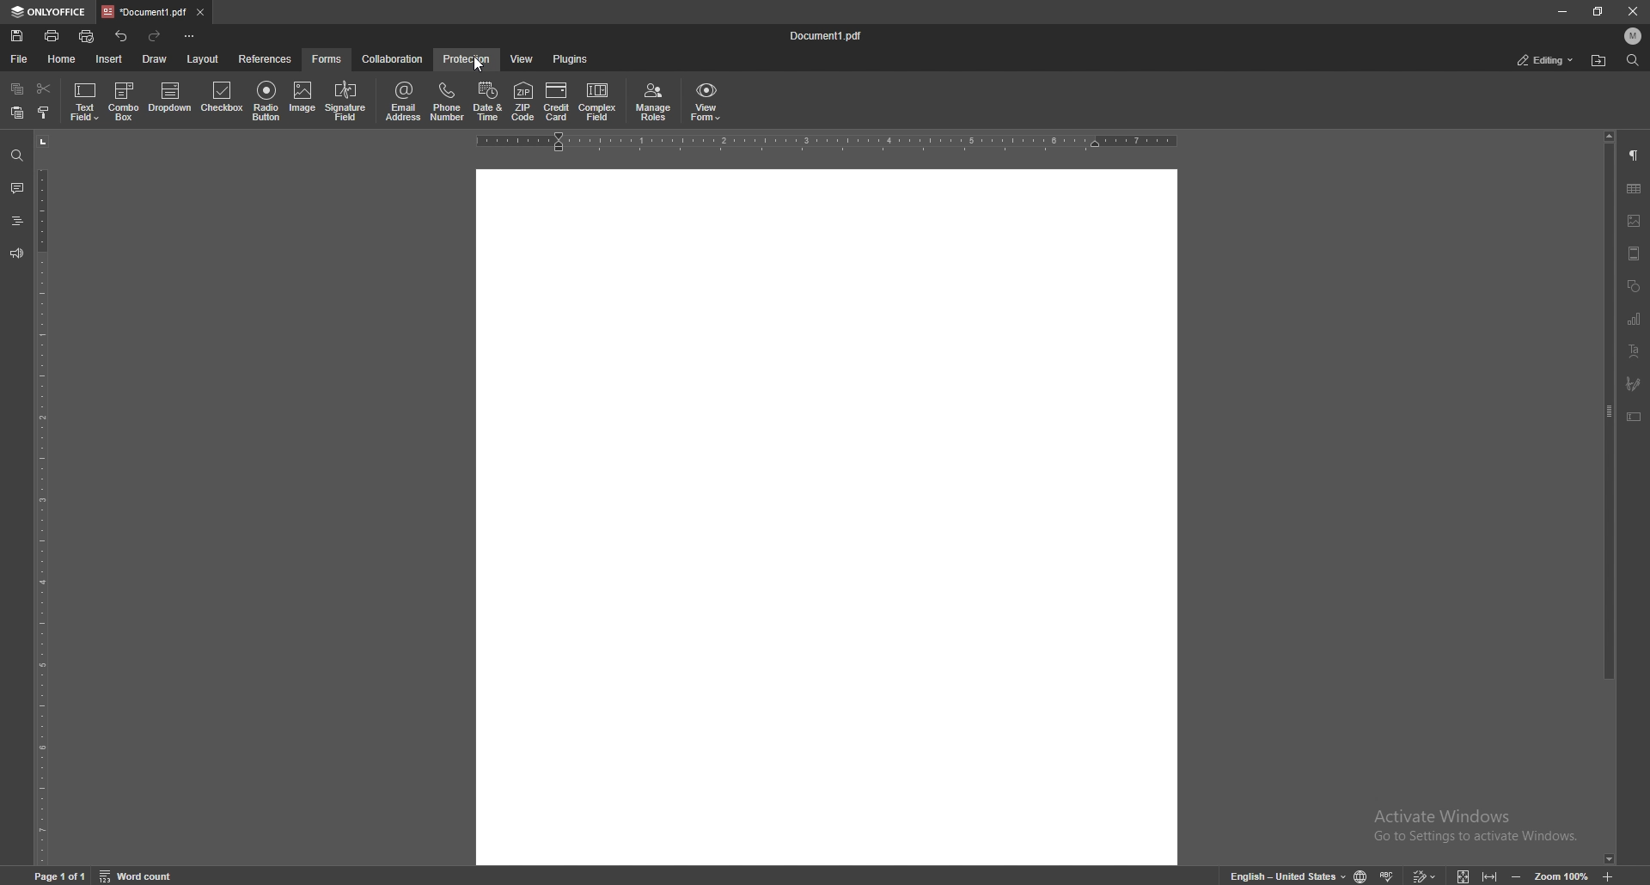 The image size is (1650, 885). I want to click on plugins, so click(569, 60).